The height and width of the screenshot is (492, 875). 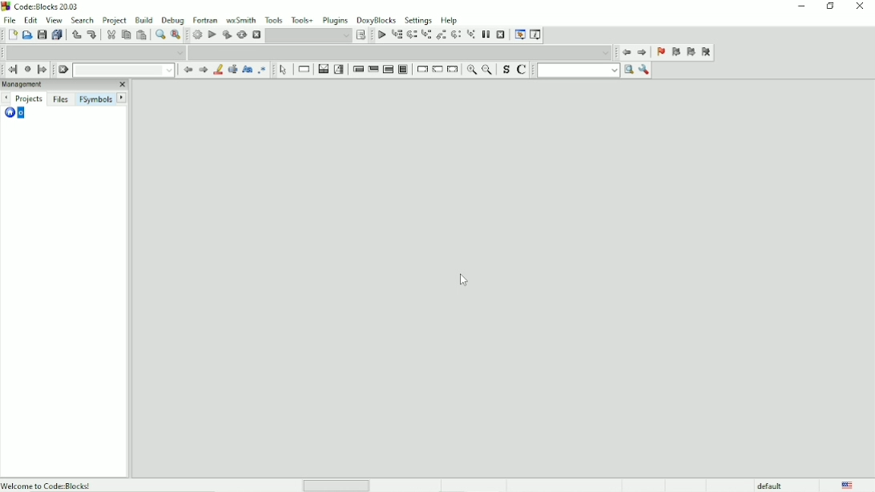 What do you see at coordinates (41, 6) in the screenshot?
I see `Code::Blocks 20.03` at bounding box center [41, 6].